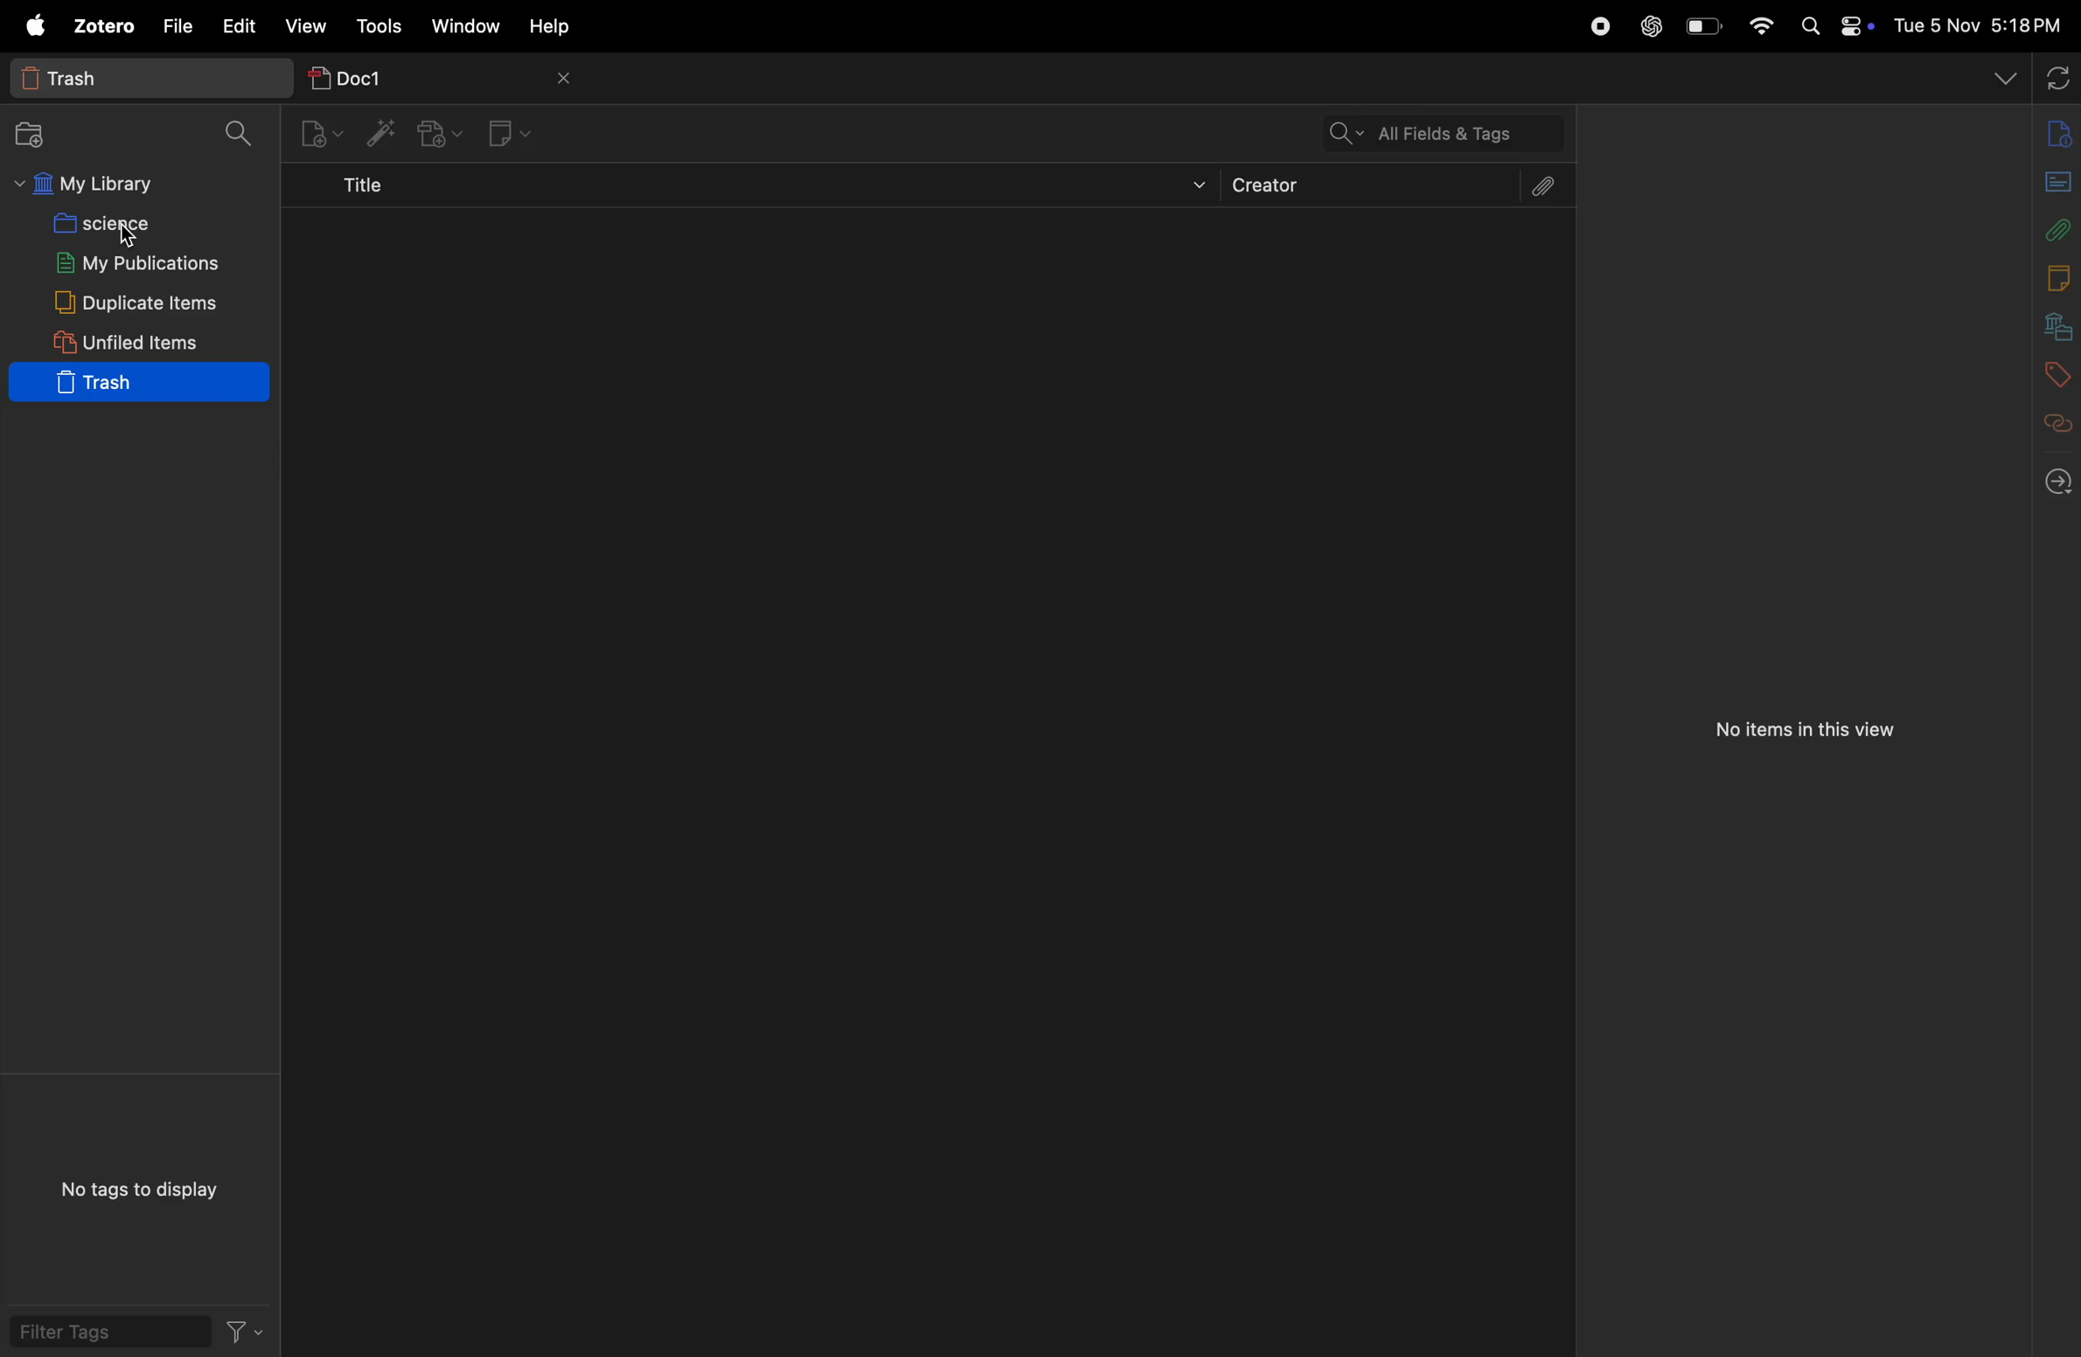 This screenshot has width=2081, height=1357. I want to click on All Fields and Tags (search), so click(1394, 128).